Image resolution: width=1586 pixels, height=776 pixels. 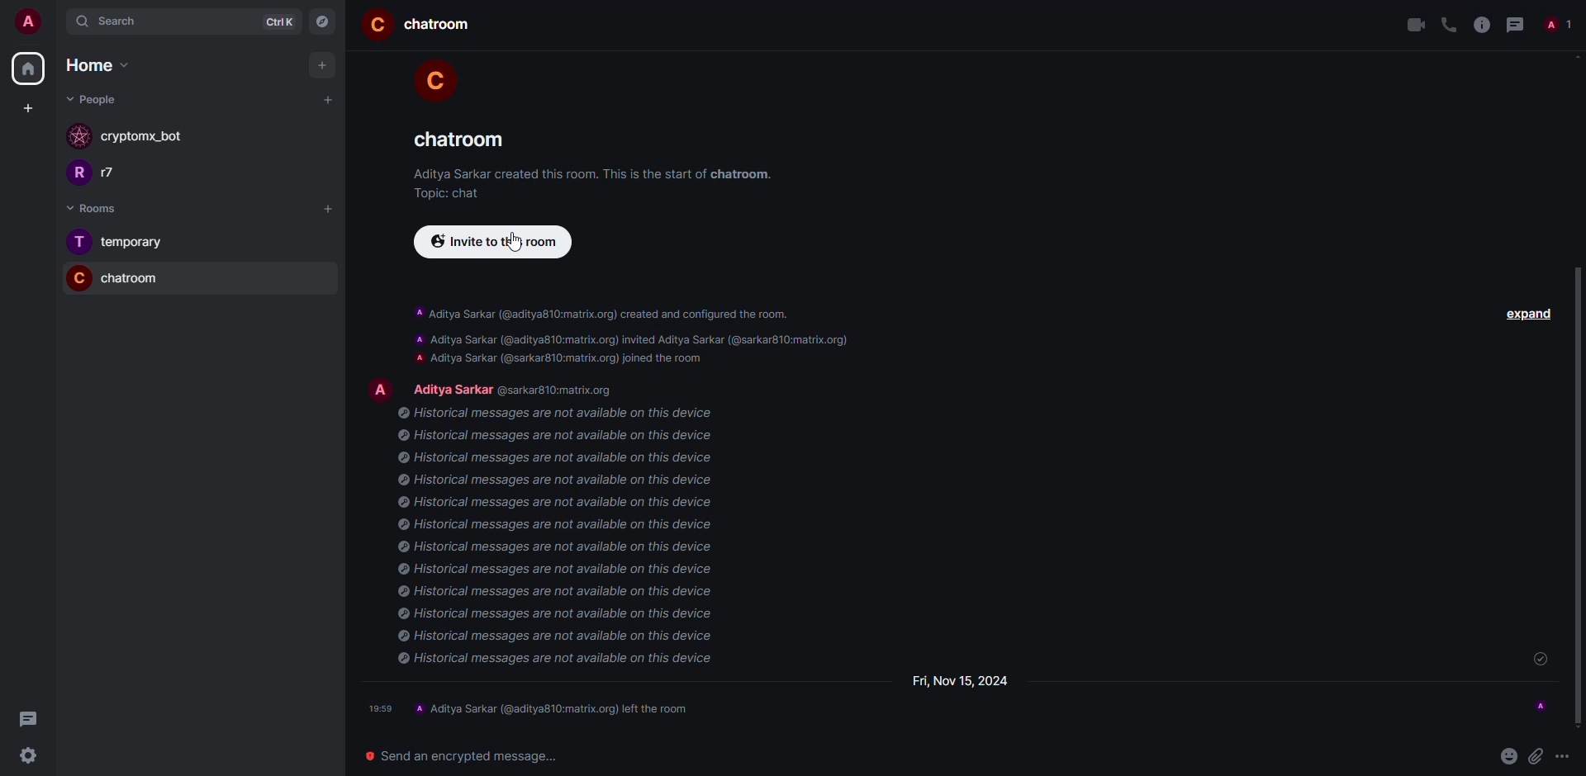 What do you see at coordinates (132, 278) in the screenshot?
I see `room` at bounding box center [132, 278].